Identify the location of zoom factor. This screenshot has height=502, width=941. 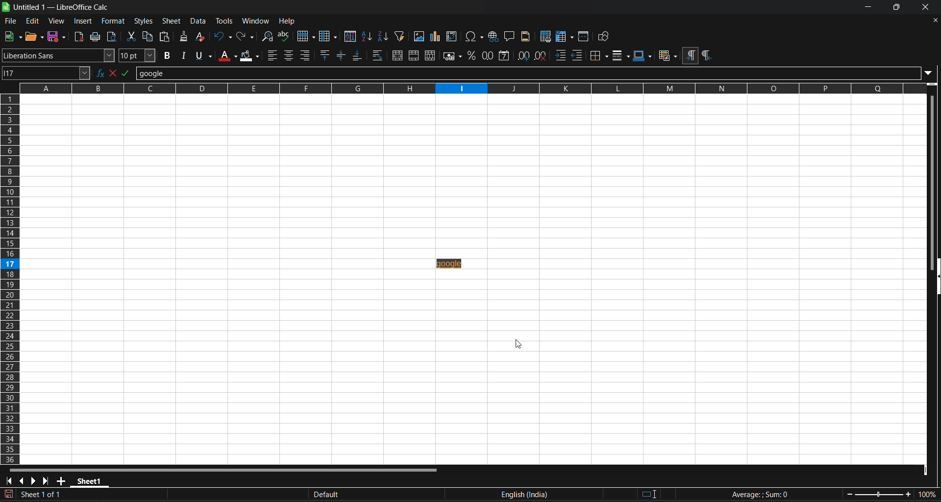
(892, 494).